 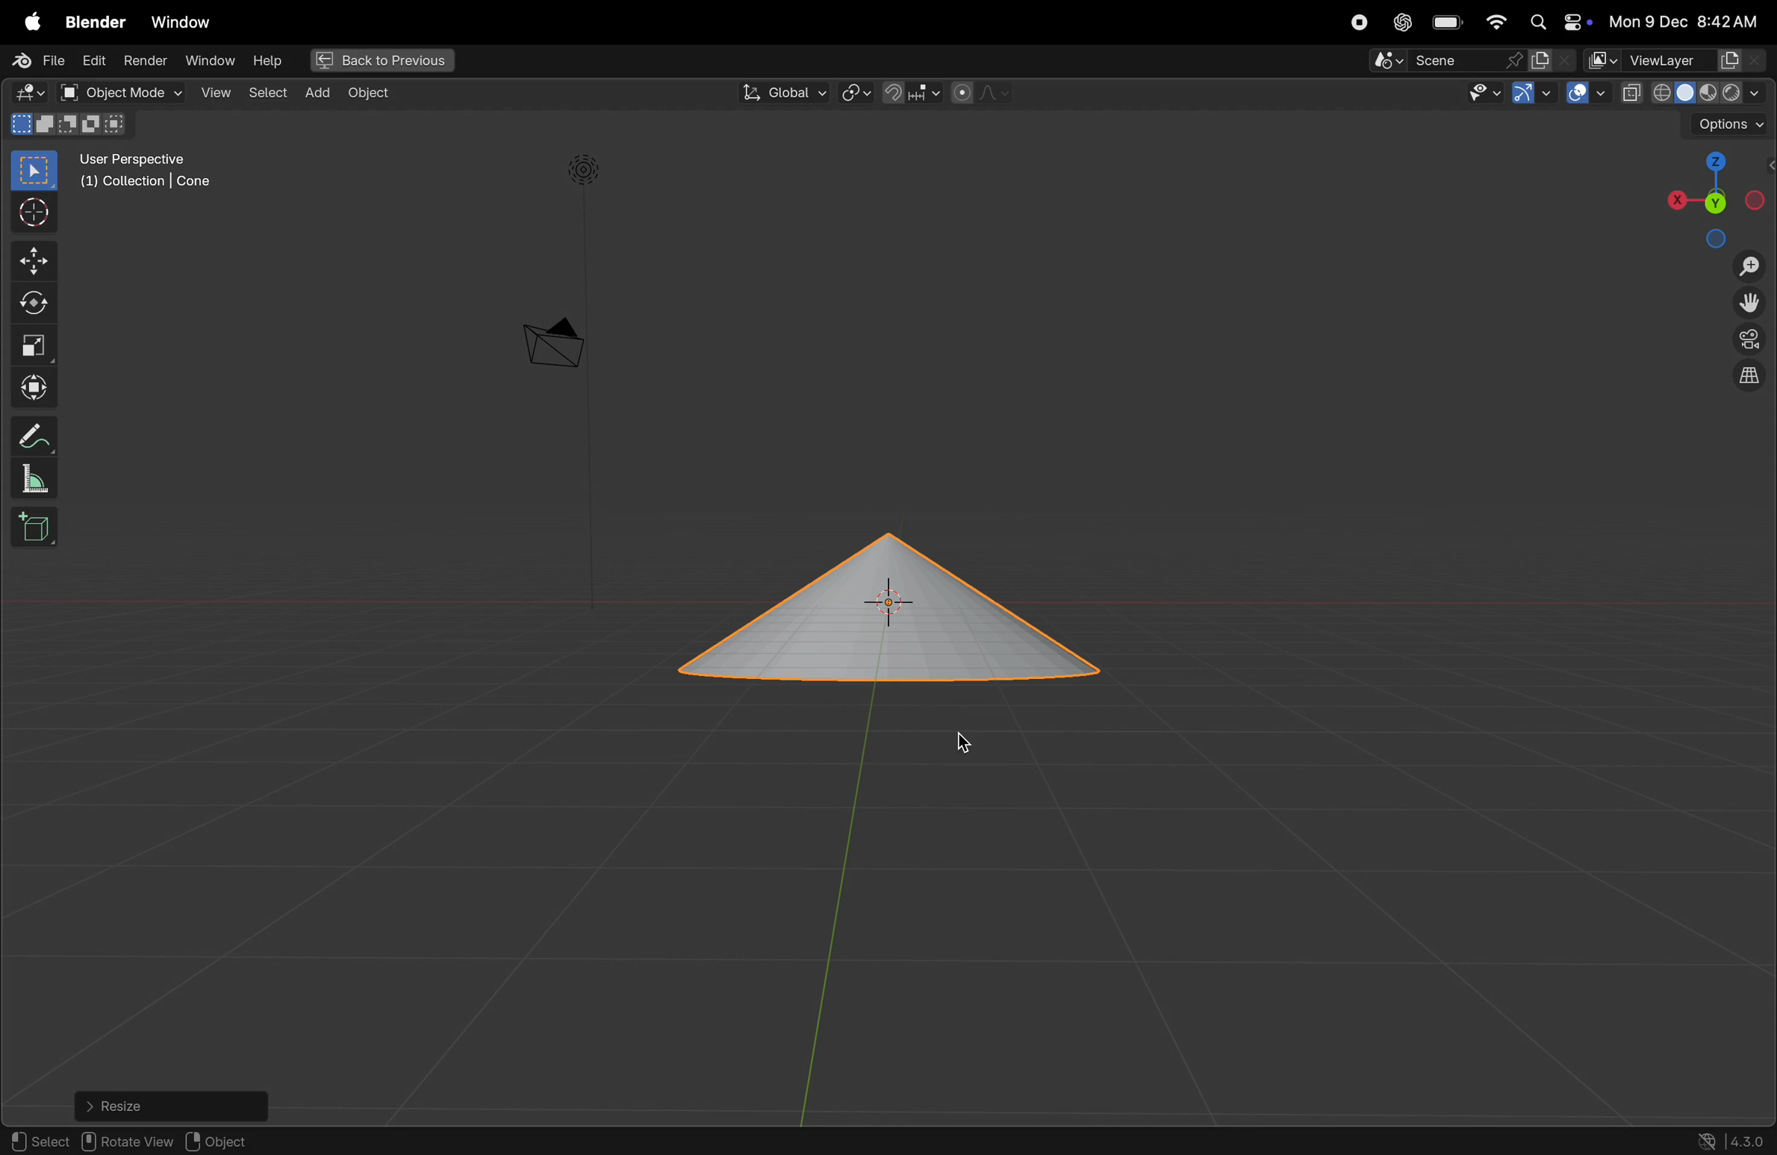 I want to click on record, so click(x=1360, y=22).